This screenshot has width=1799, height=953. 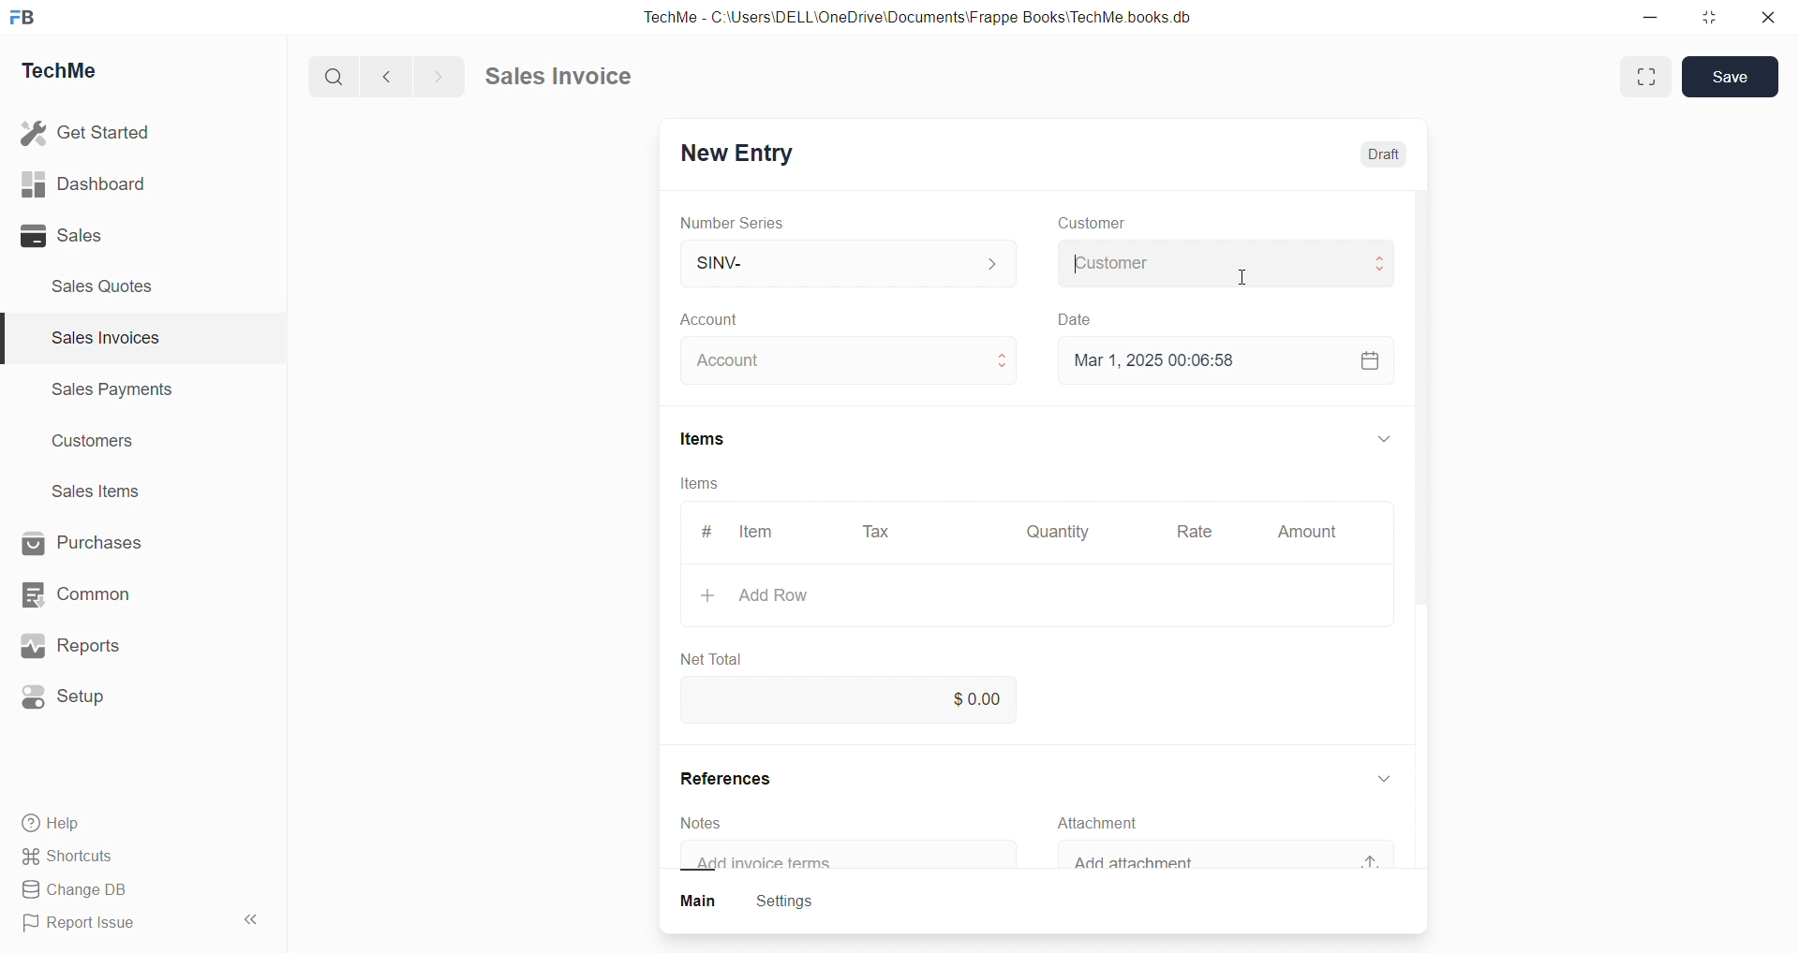 I want to click on Customer
T, so click(x=1219, y=262).